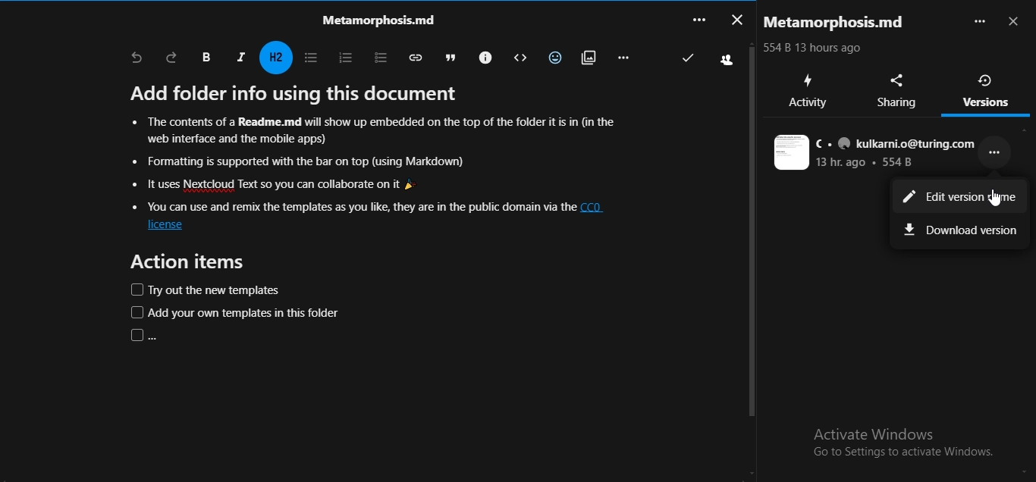  I want to click on correct, so click(686, 58).